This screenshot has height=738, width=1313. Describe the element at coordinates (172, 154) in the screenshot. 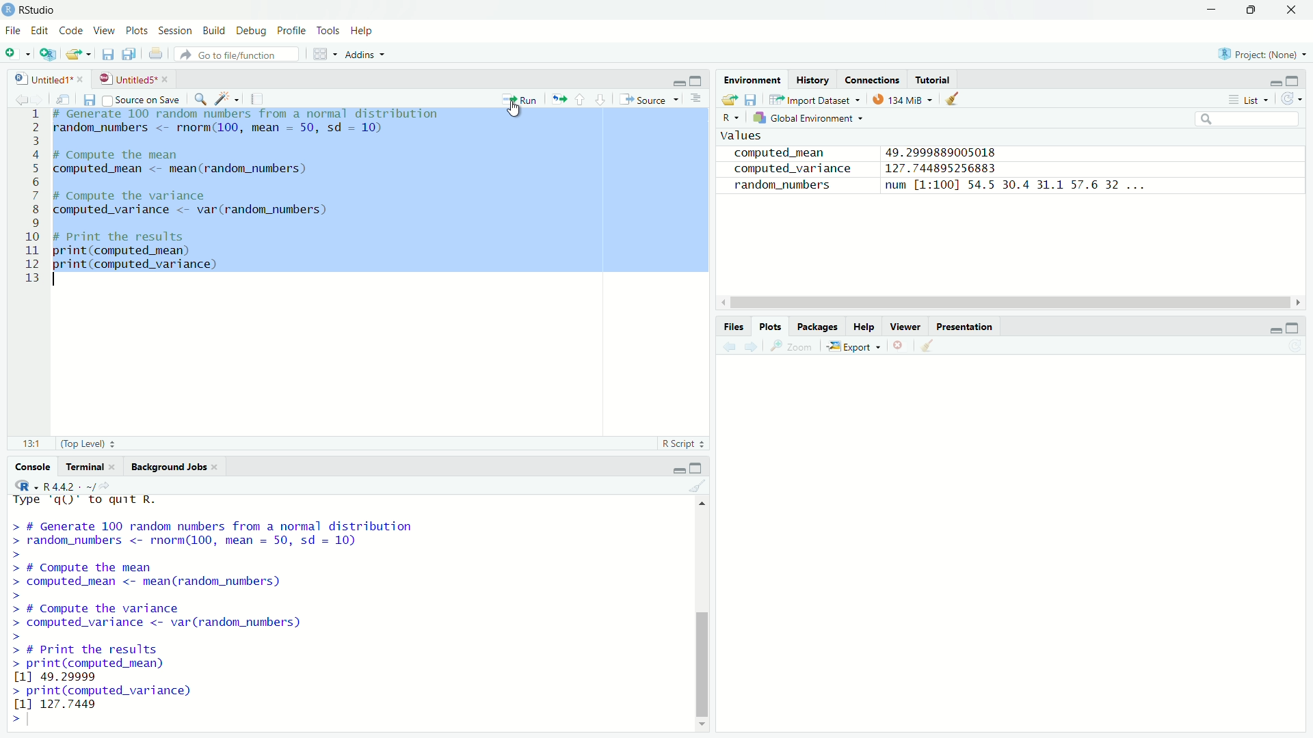

I see `# Compute the mean` at that location.